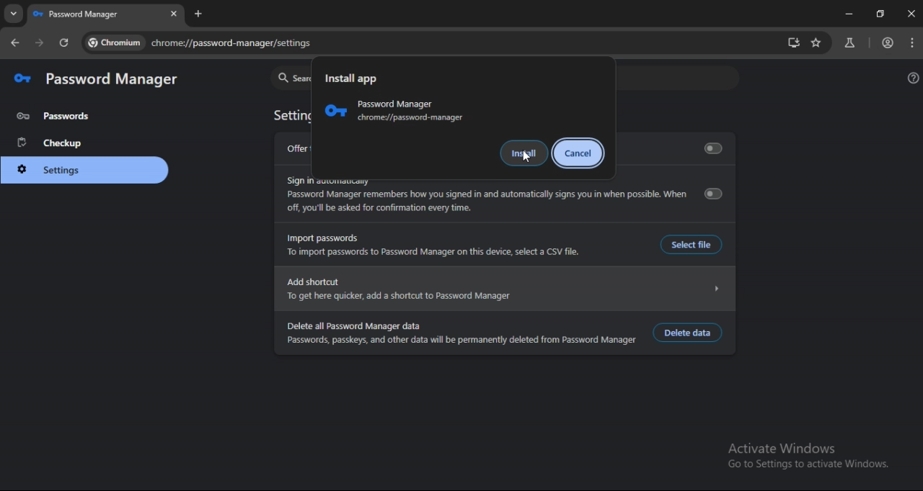  I want to click on settings, so click(55, 170).